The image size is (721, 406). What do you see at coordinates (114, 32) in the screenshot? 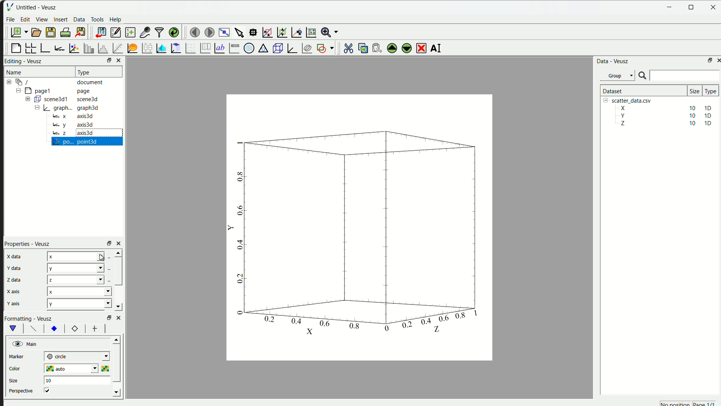
I see `editor` at bounding box center [114, 32].